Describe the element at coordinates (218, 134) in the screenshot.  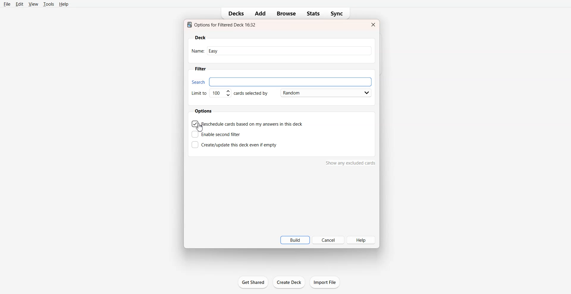
I see `Enable second filter` at that location.